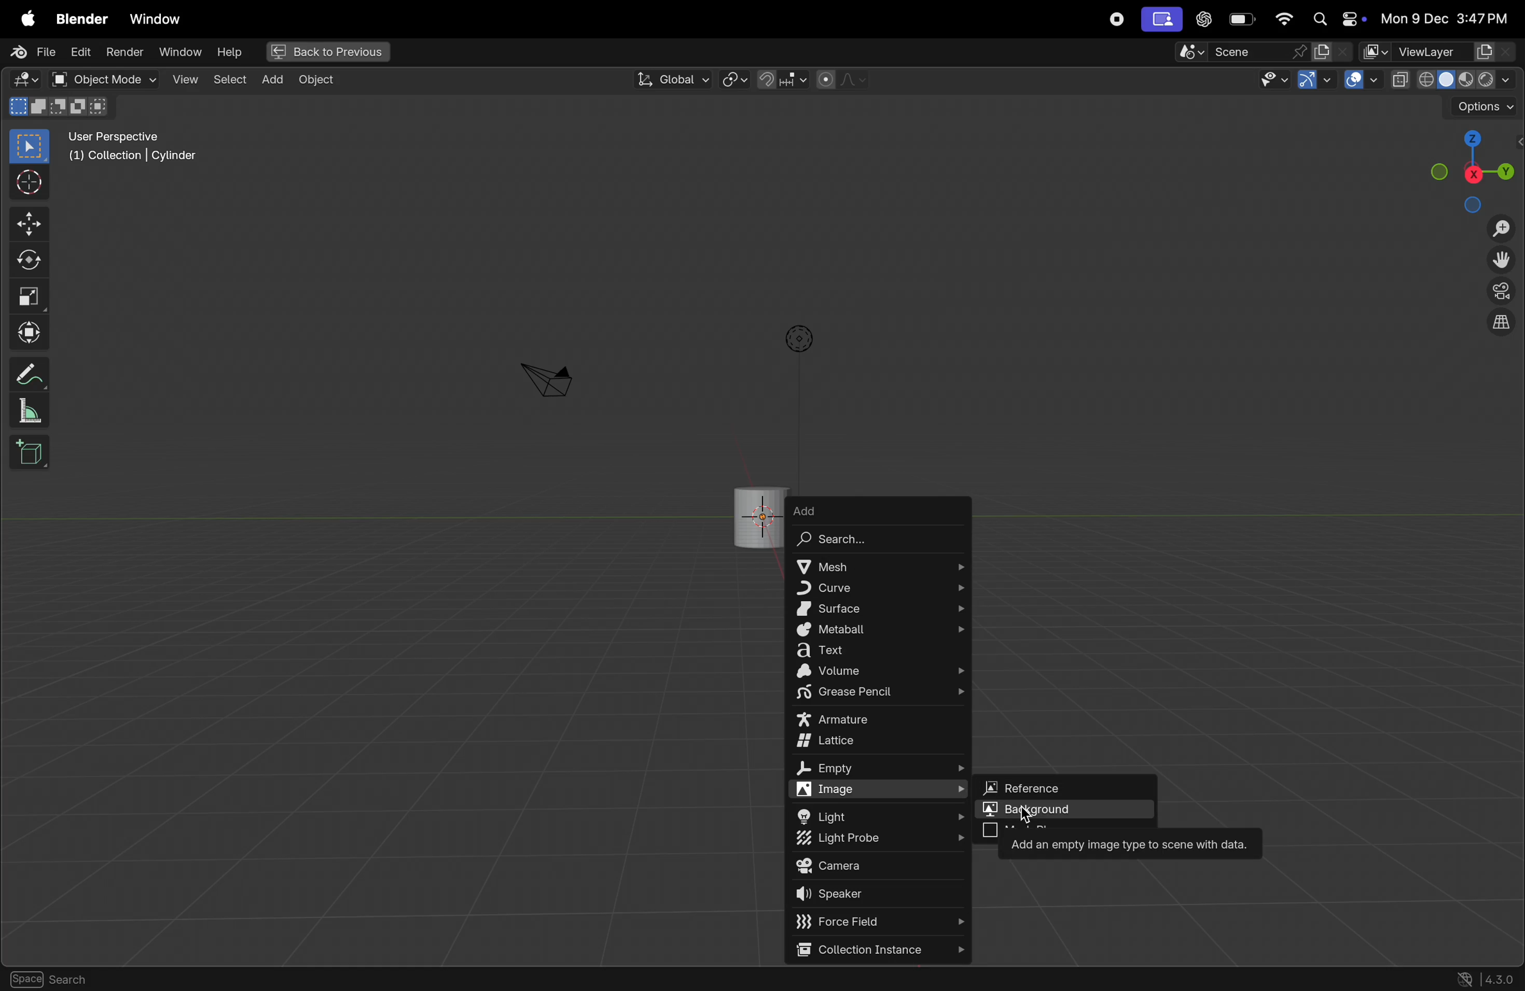 The height and width of the screenshot is (991, 1525). I want to click on help, so click(229, 51).